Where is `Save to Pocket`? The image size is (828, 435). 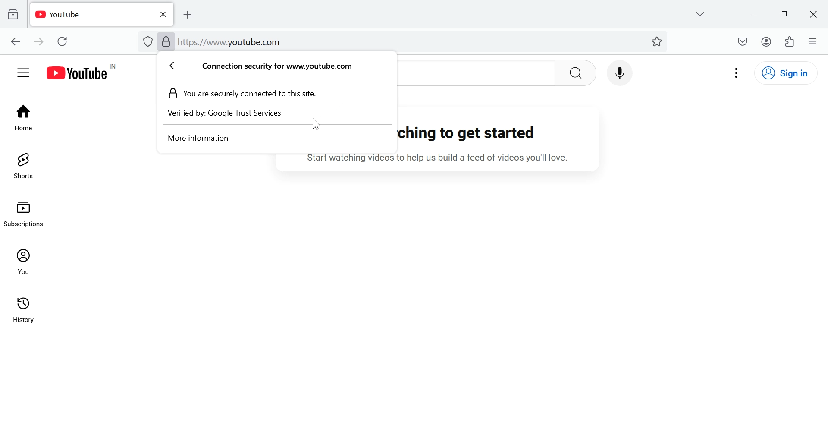 Save to Pocket is located at coordinates (742, 41).